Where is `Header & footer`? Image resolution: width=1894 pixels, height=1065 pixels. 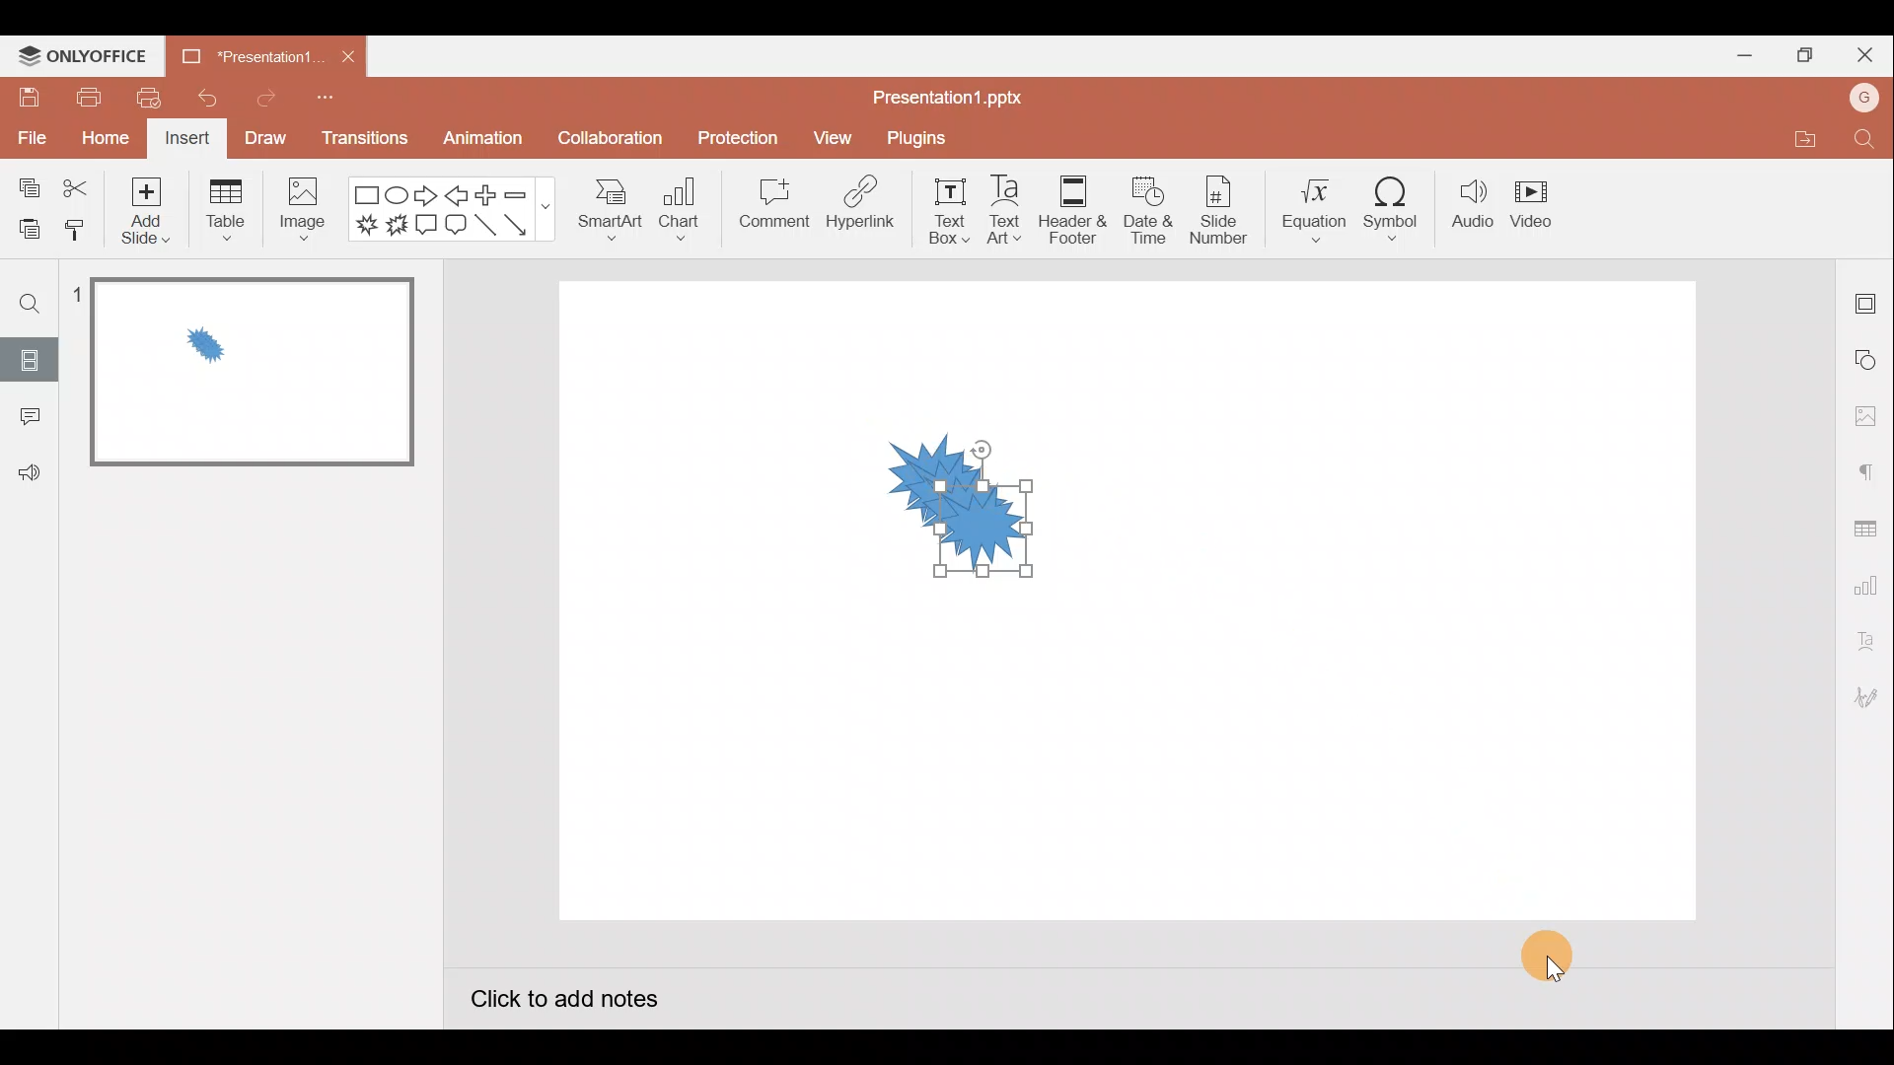
Header & footer is located at coordinates (1075, 210).